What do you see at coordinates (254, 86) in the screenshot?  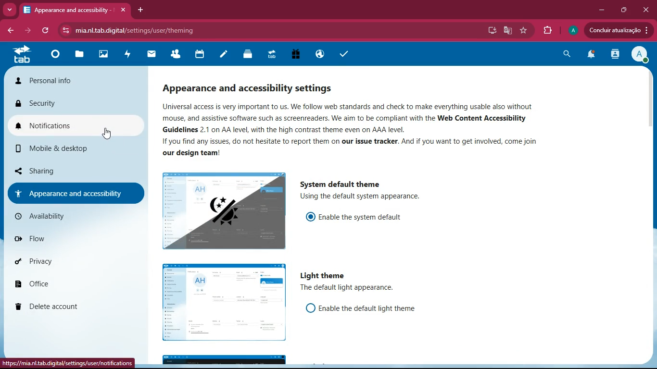 I see `appearance and accessibility settings` at bounding box center [254, 86].